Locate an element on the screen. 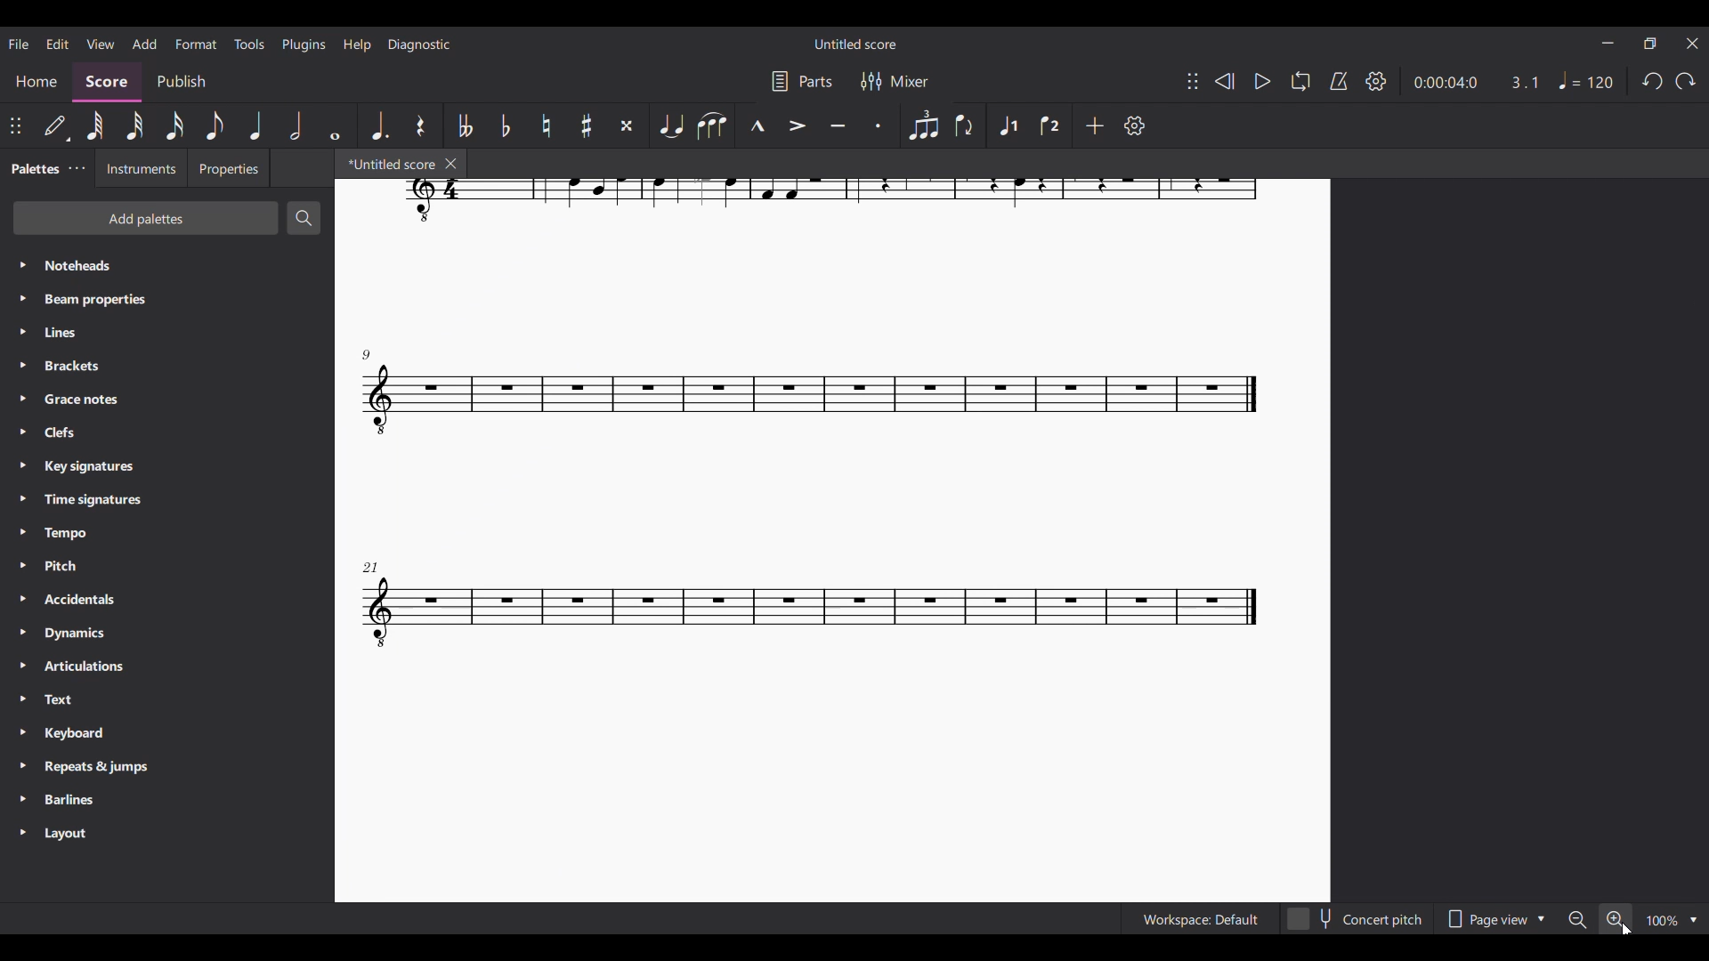  Barlines is located at coordinates (166, 799).